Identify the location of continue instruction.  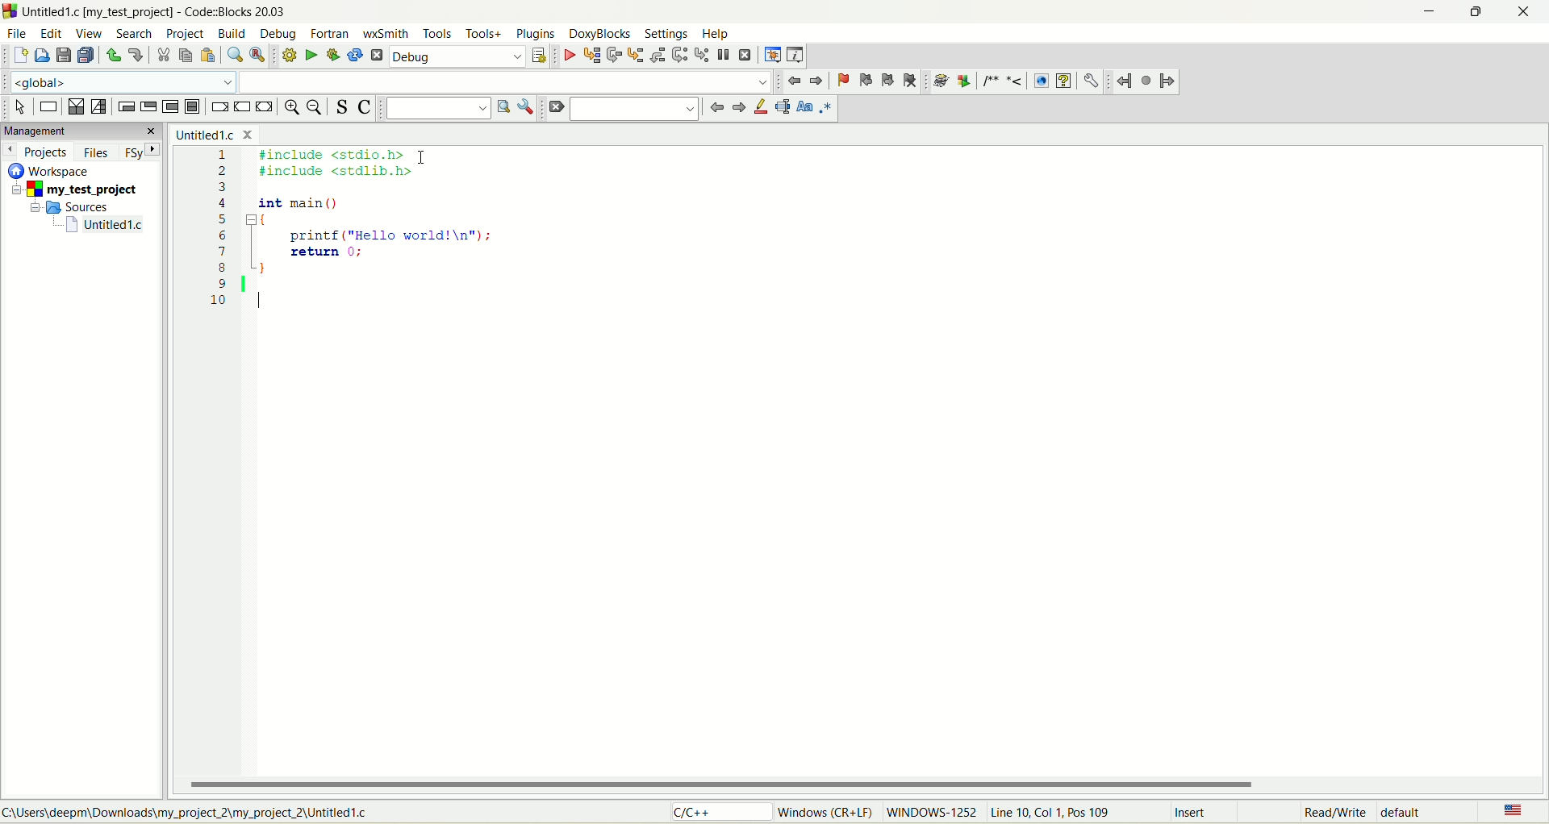
(243, 106).